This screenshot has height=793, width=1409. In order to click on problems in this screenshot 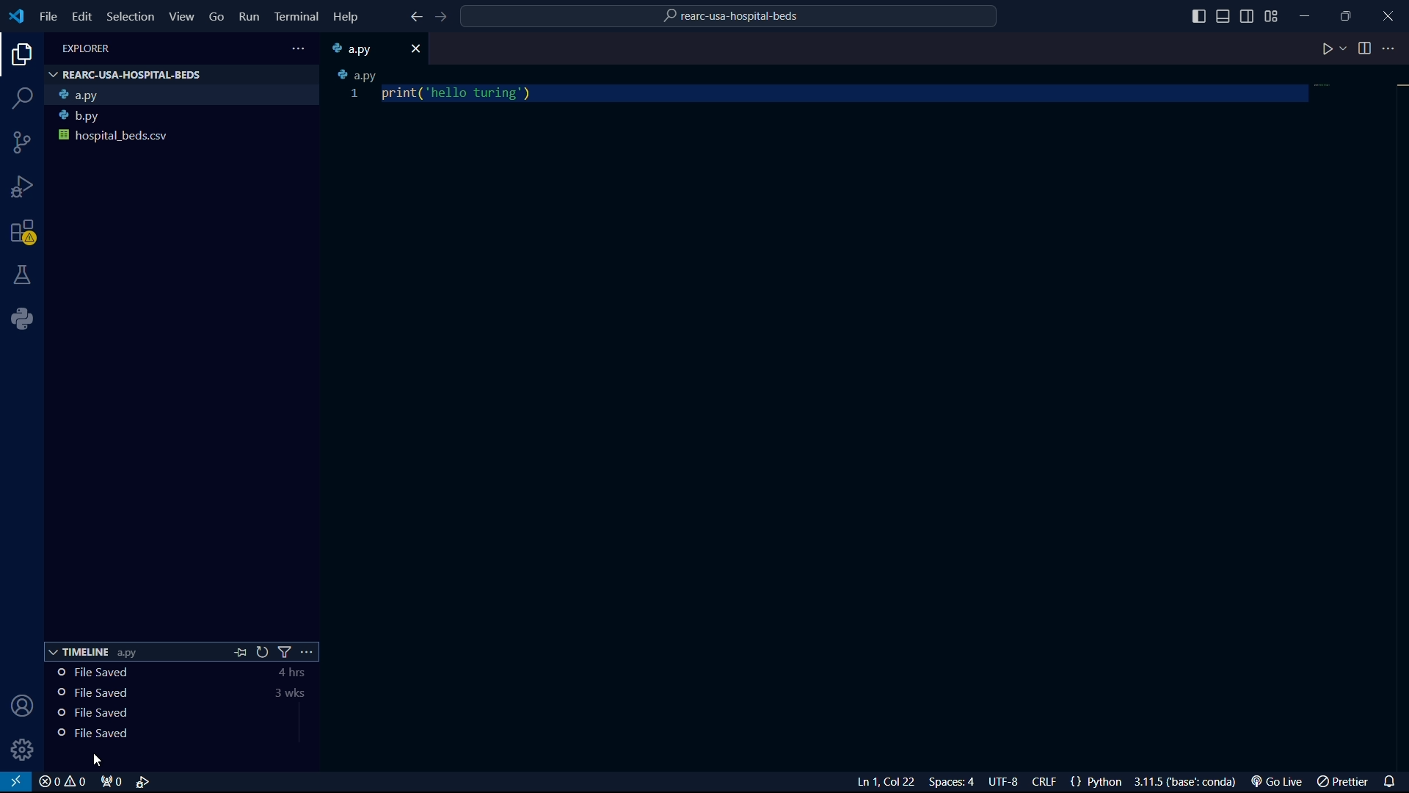, I will do `click(62, 783)`.